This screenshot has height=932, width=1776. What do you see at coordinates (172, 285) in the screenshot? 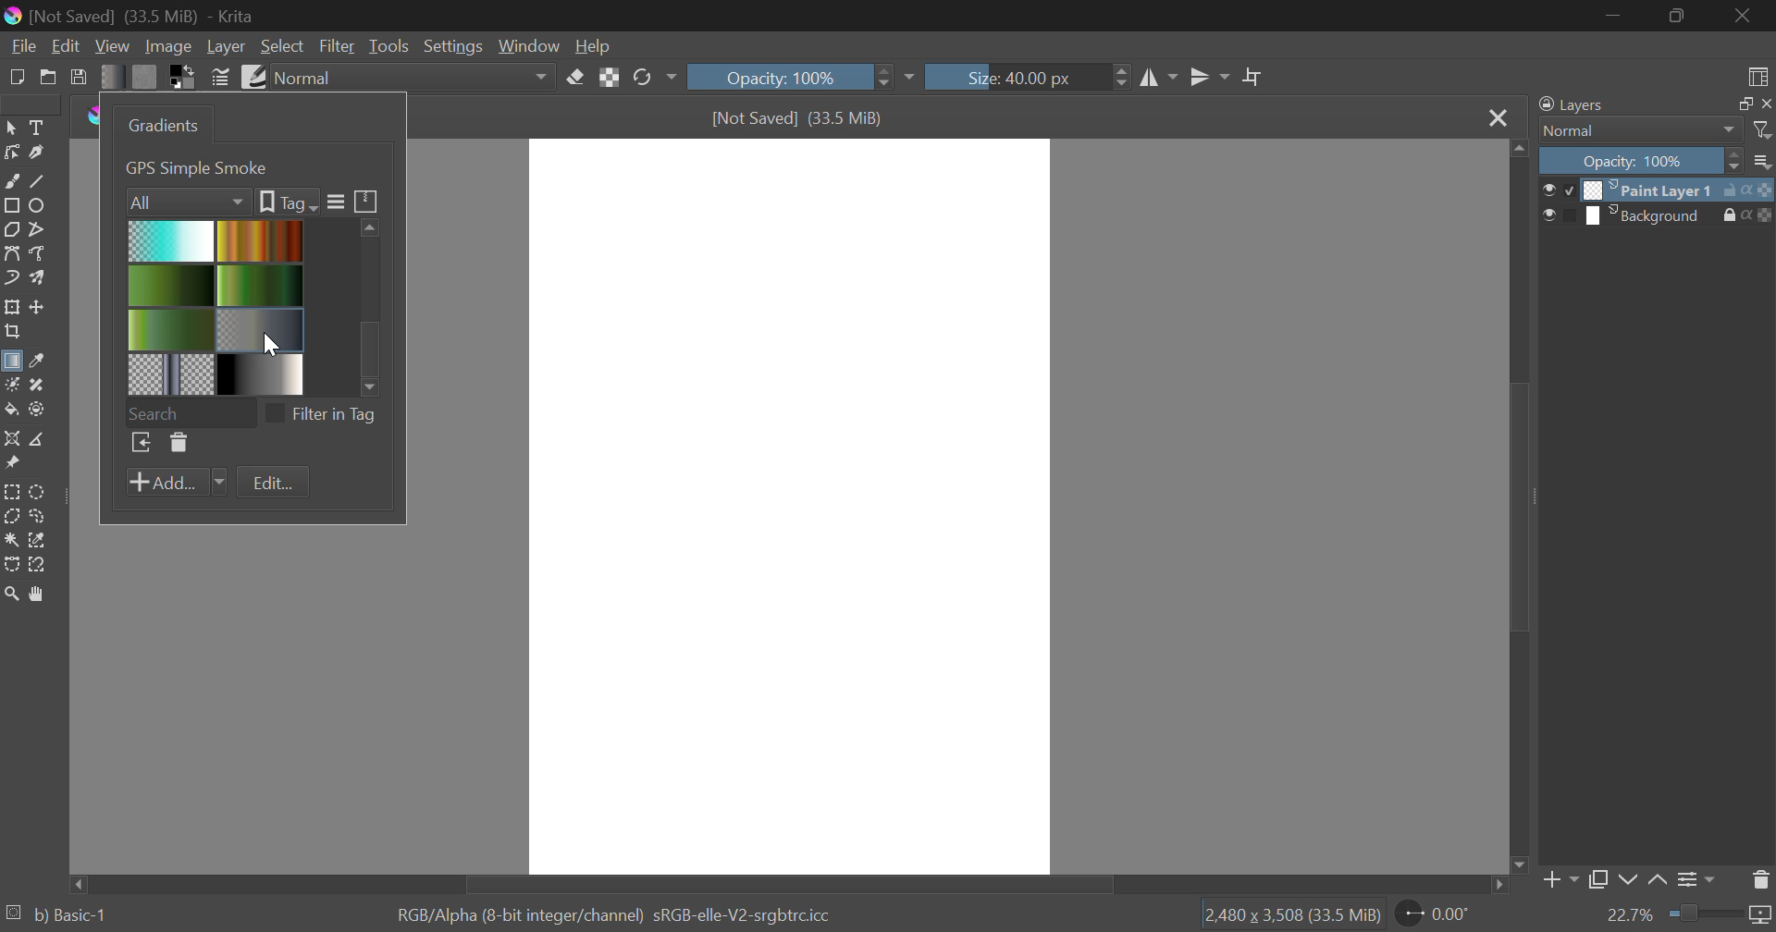
I see `Gradient 3` at bounding box center [172, 285].